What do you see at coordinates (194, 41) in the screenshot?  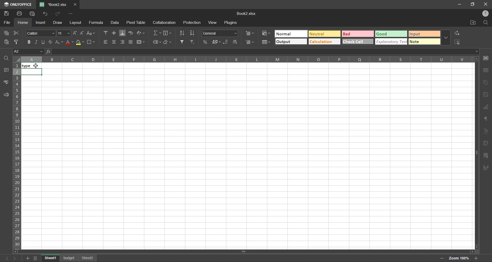 I see `clear filter` at bounding box center [194, 41].